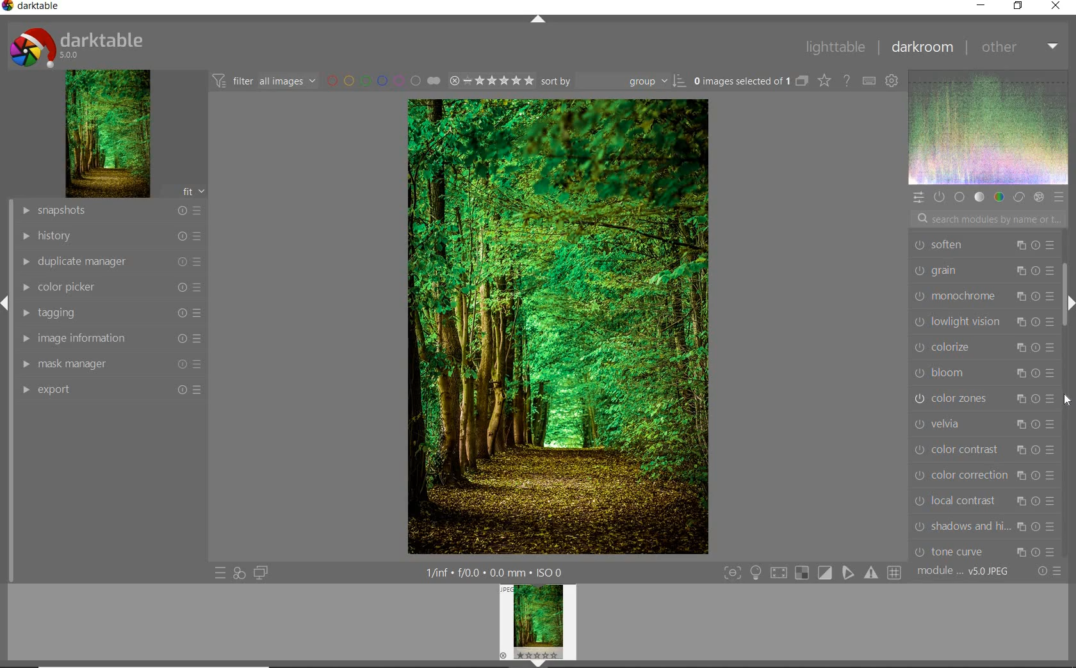  Describe the element at coordinates (741, 82) in the screenshot. I see `SELECTED IMAGE` at that location.